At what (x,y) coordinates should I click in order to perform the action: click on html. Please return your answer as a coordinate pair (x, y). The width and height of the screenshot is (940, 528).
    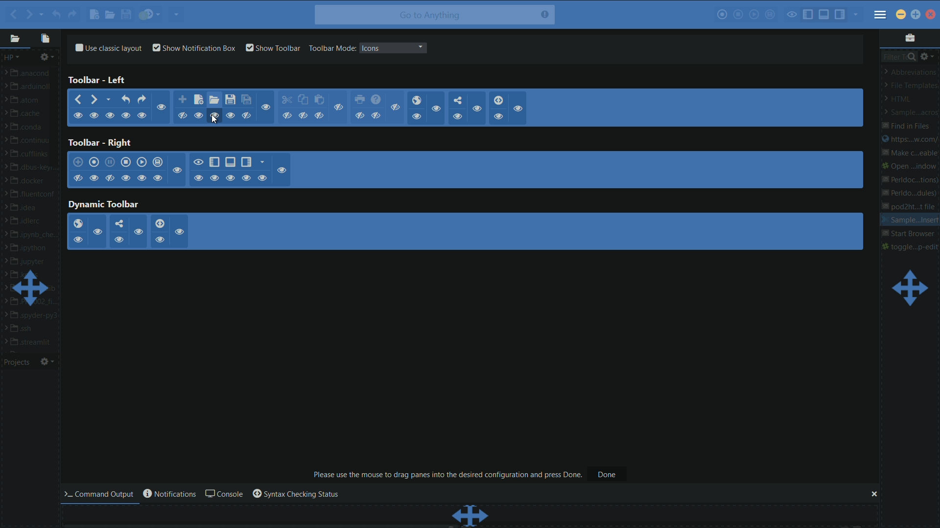
    Looking at the image, I should click on (901, 99).